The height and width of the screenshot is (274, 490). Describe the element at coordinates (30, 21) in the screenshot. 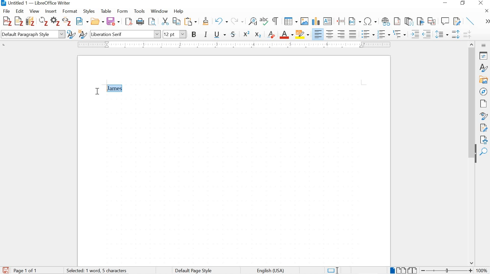

I see `add/edit bibliography` at that location.